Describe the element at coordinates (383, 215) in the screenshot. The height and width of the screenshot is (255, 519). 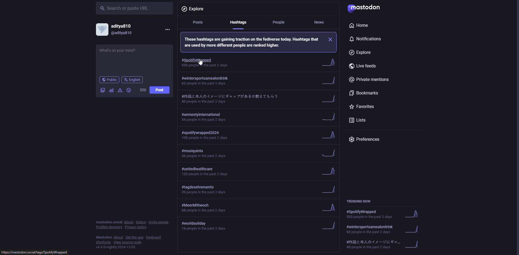
I see `trending ` at that location.